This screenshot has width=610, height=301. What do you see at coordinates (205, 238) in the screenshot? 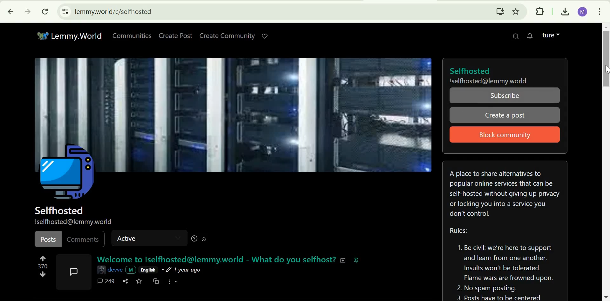
I see `RSS` at bounding box center [205, 238].